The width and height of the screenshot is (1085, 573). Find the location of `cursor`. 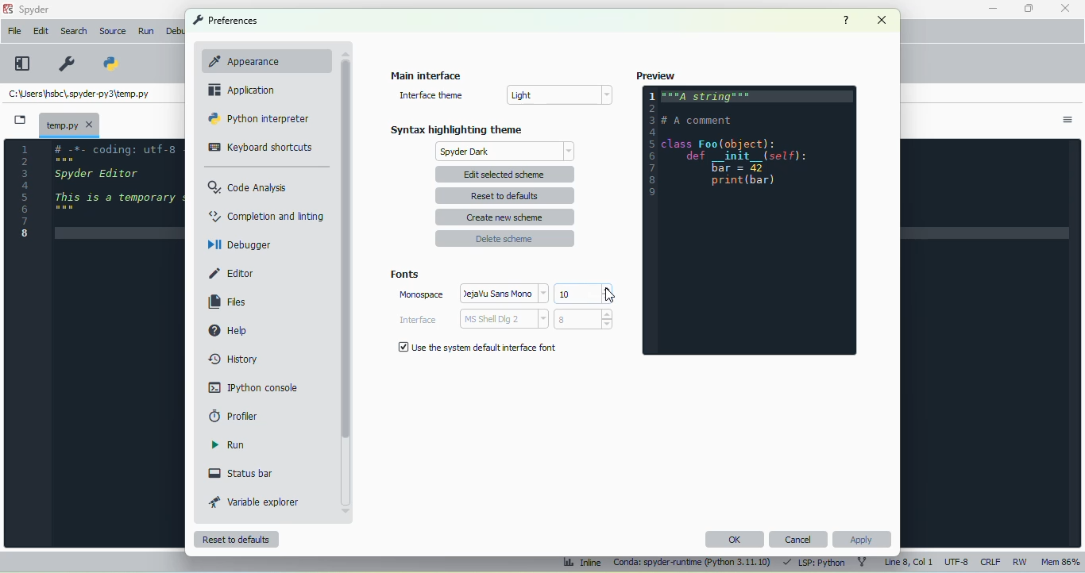

cursor is located at coordinates (609, 295).